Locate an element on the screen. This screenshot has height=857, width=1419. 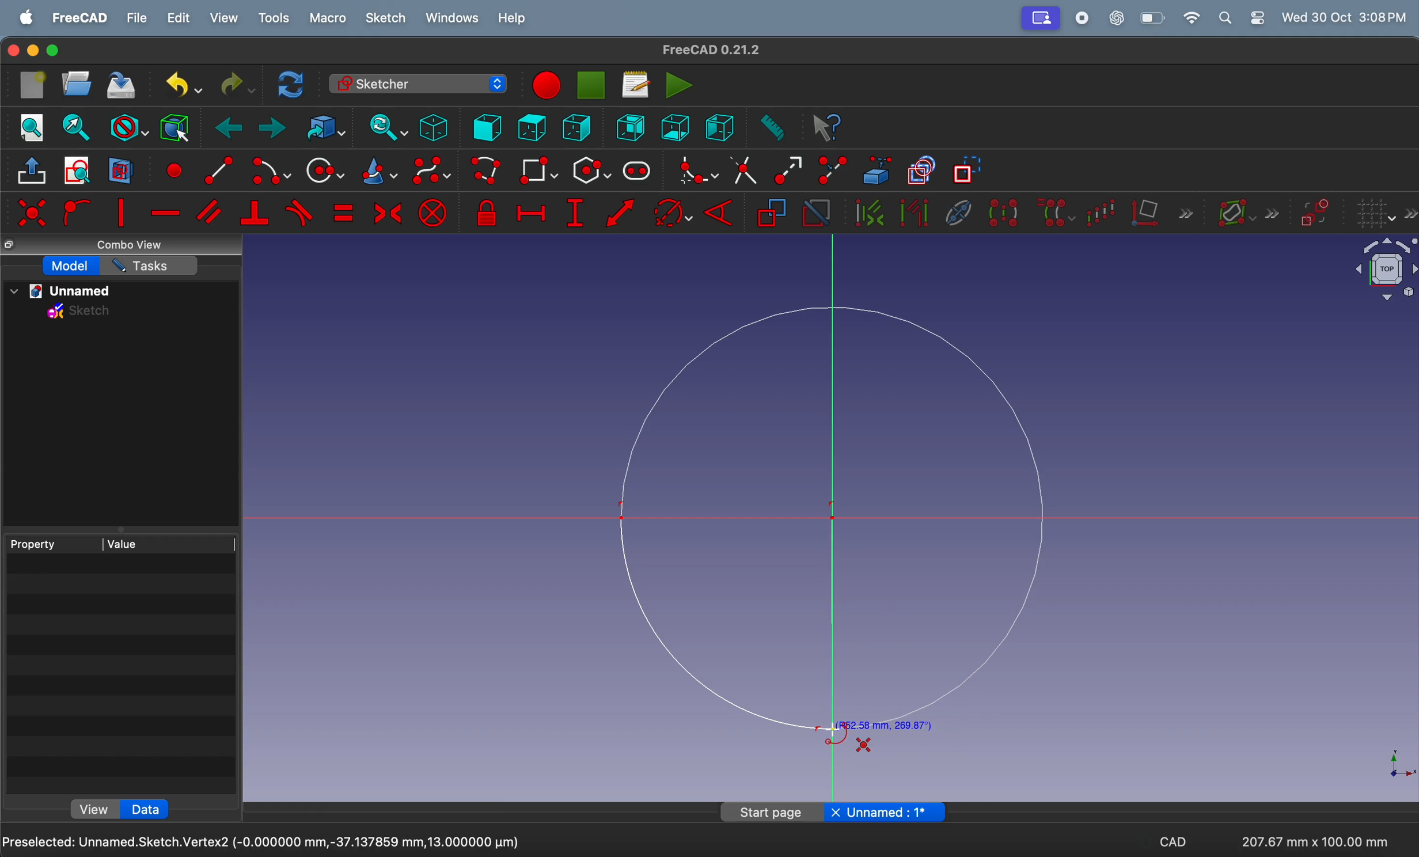
trim edge  is located at coordinates (743, 169).